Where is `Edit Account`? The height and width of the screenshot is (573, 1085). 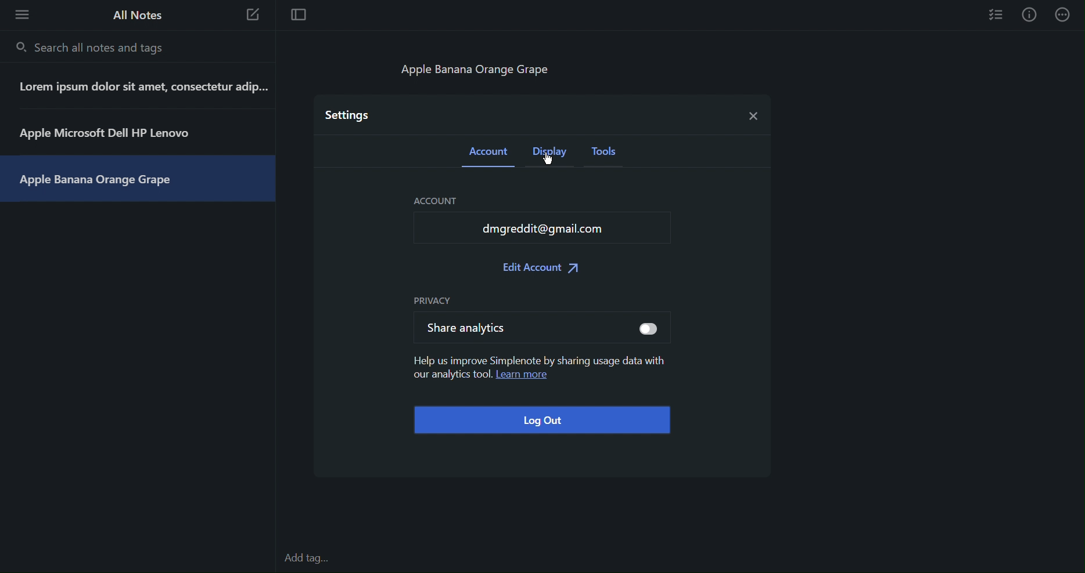 Edit Account is located at coordinates (542, 269).